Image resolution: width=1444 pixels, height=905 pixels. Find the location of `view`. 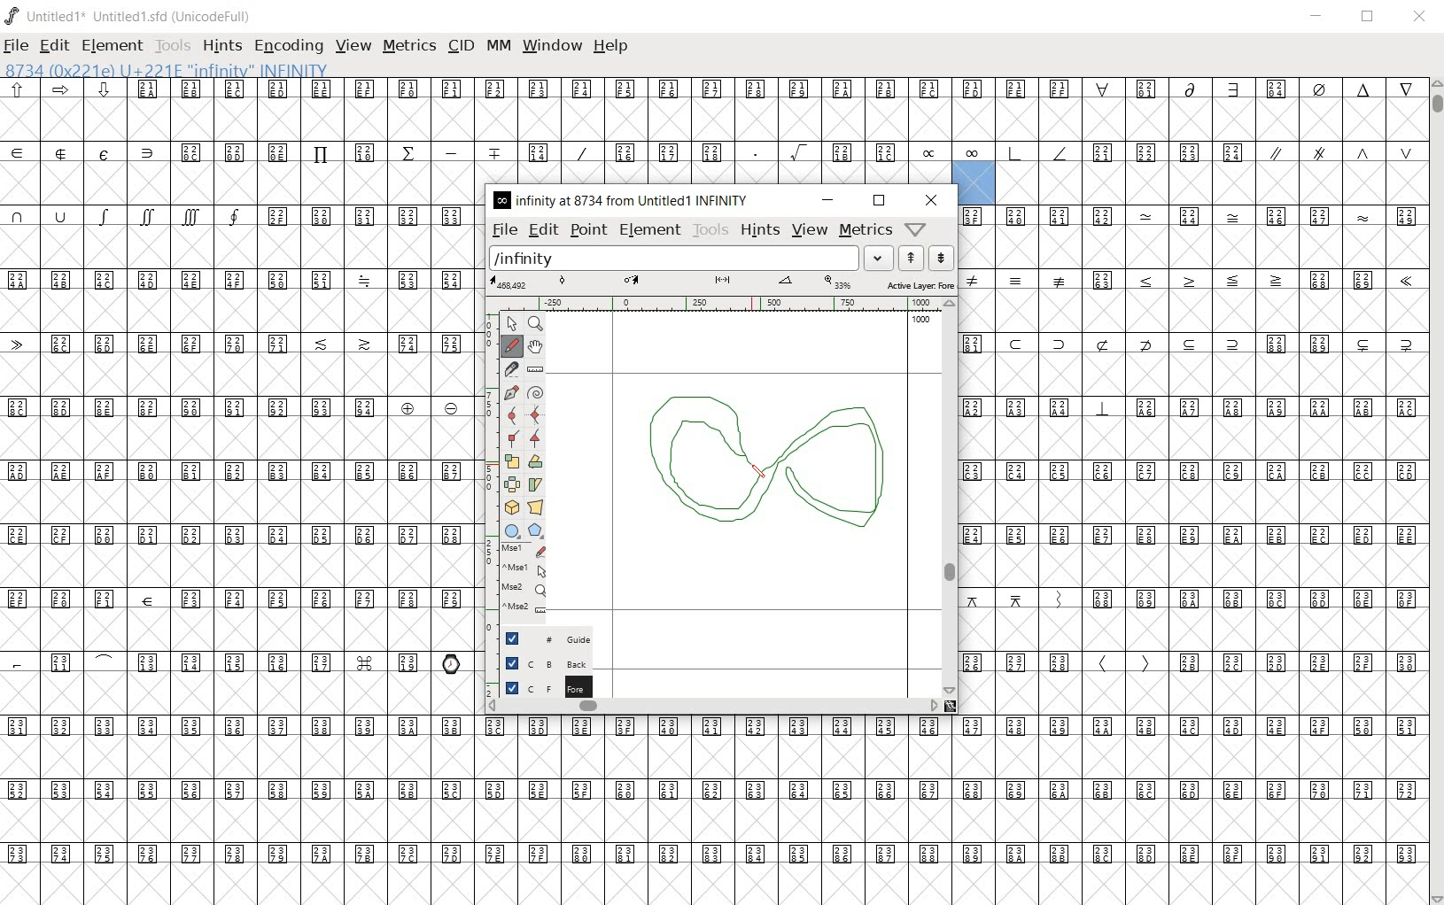

view is located at coordinates (810, 230).